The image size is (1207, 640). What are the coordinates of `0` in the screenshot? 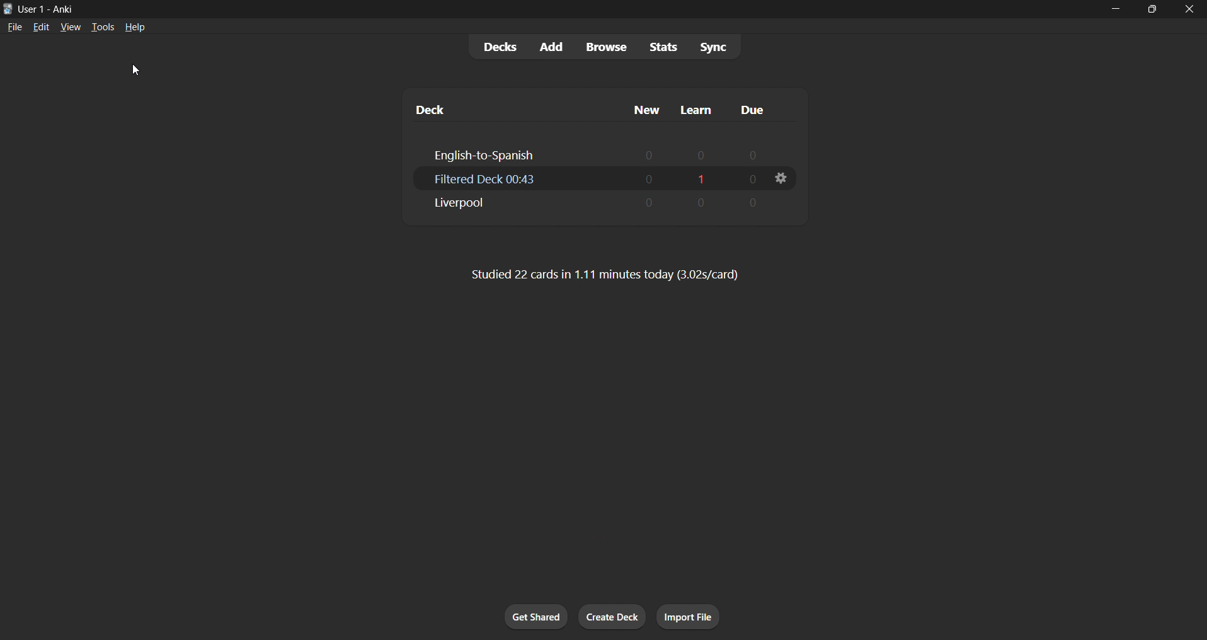 It's located at (755, 151).